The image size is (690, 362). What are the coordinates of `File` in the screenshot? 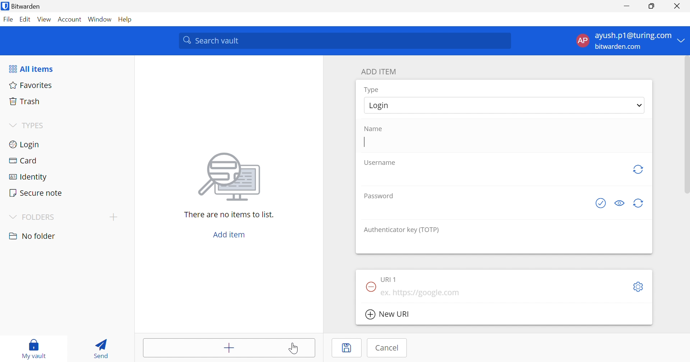 It's located at (8, 19).